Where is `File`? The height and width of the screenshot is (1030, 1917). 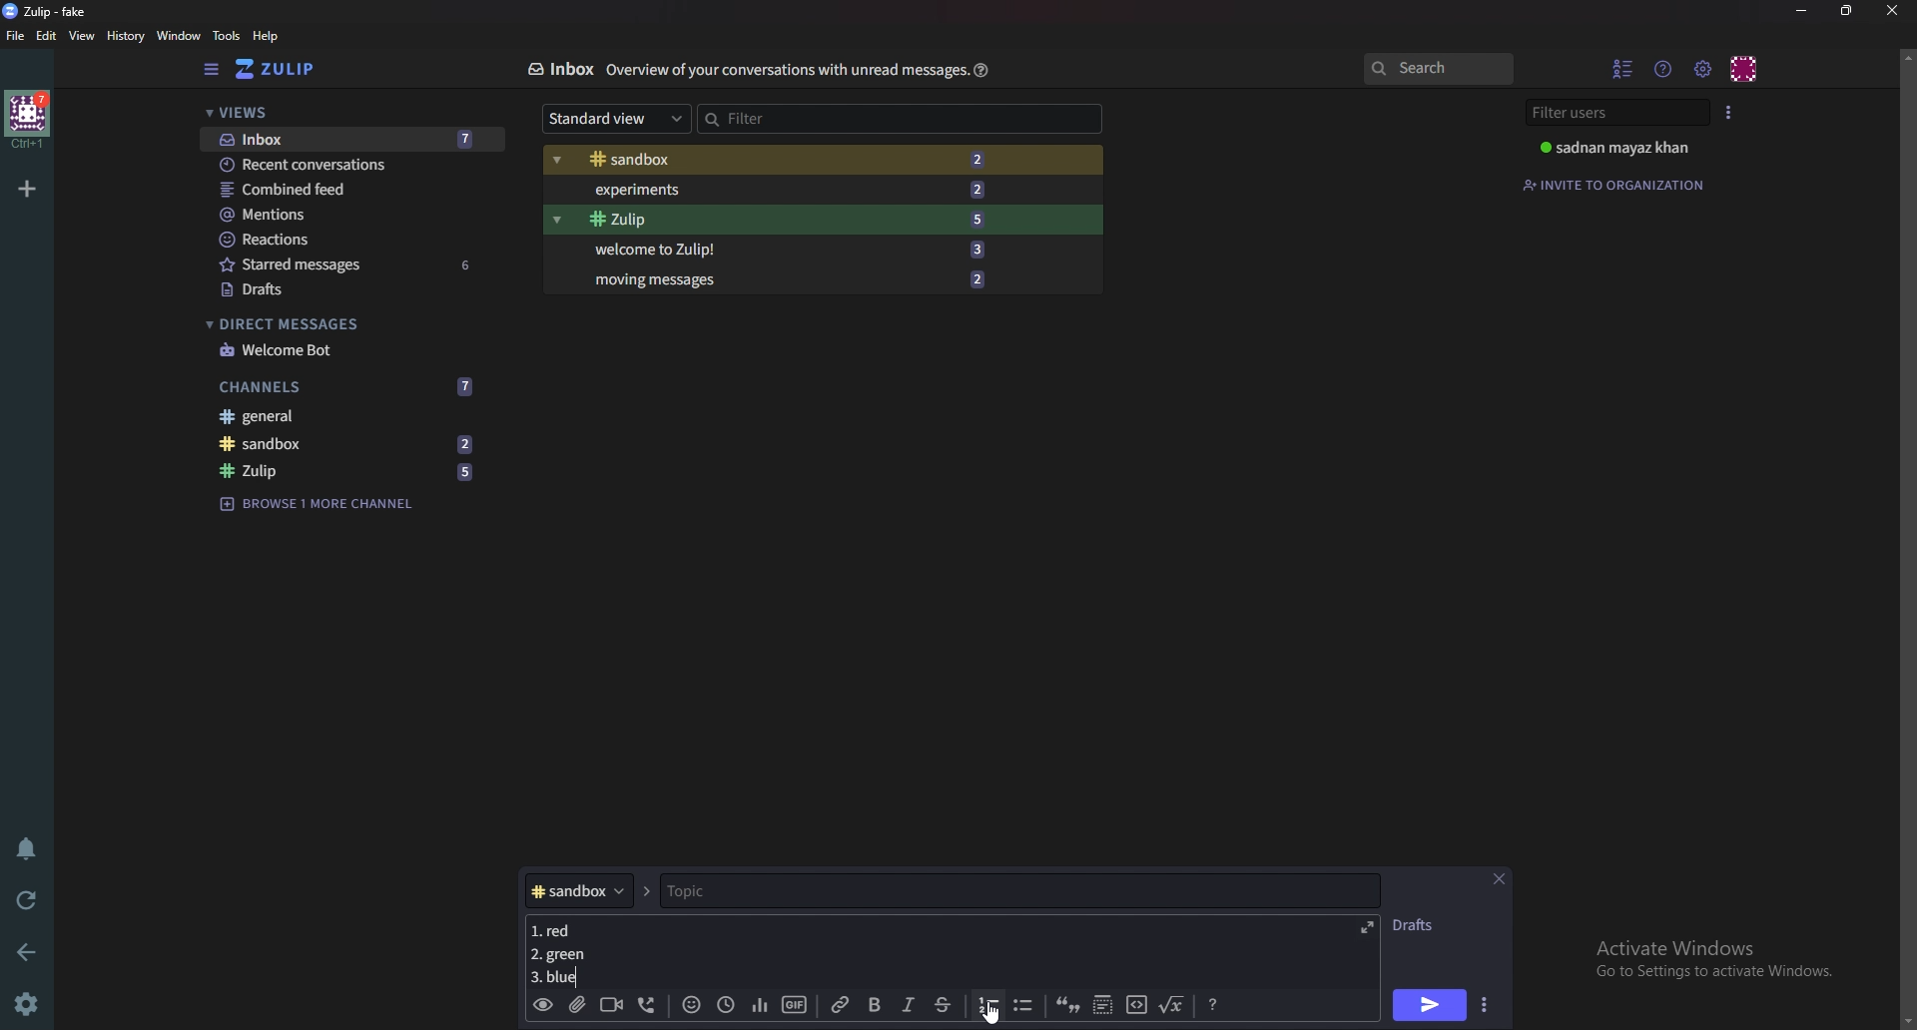
File is located at coordinates (16, 37).